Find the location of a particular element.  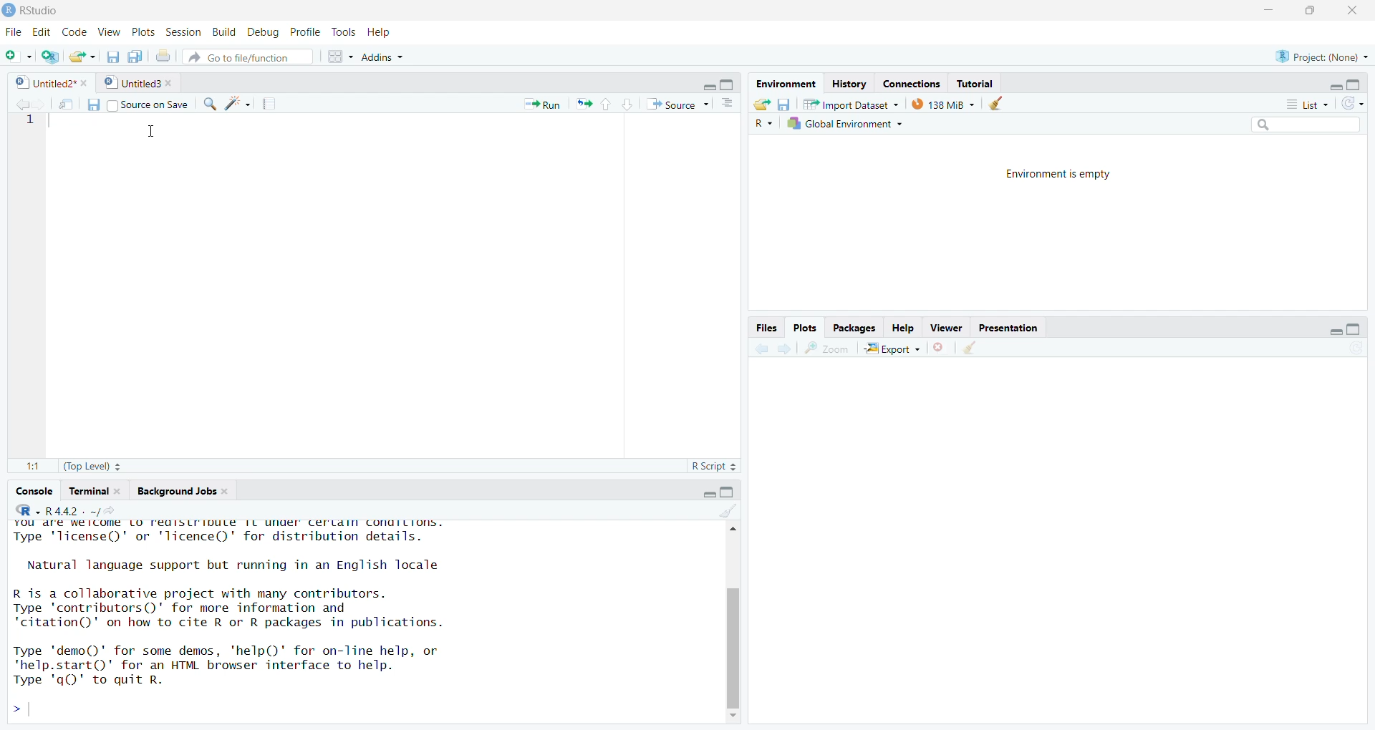

1:1 is located at coordinates (24, 467).